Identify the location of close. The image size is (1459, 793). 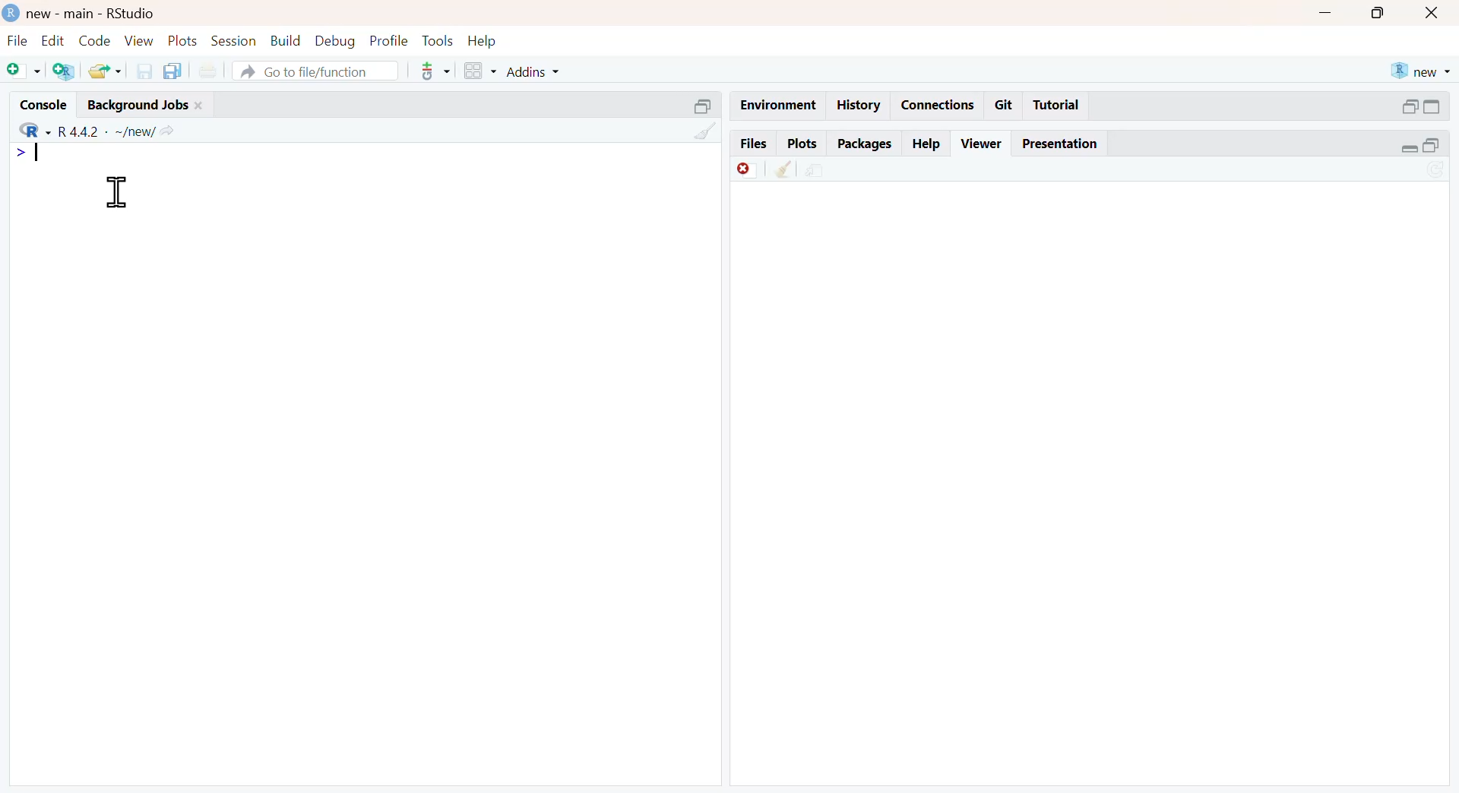
(200, 106).